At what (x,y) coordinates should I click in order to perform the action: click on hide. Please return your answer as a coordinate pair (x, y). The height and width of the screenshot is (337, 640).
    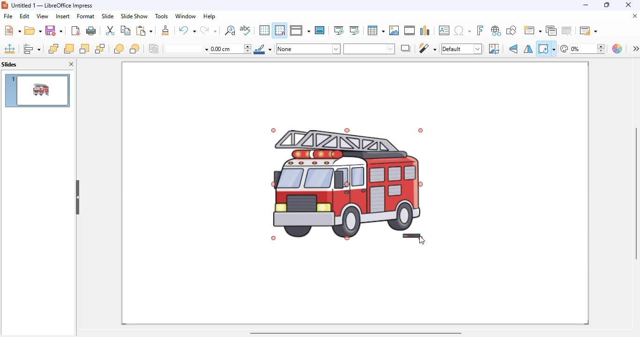
    Looking at the image, I should click on (77, 198).